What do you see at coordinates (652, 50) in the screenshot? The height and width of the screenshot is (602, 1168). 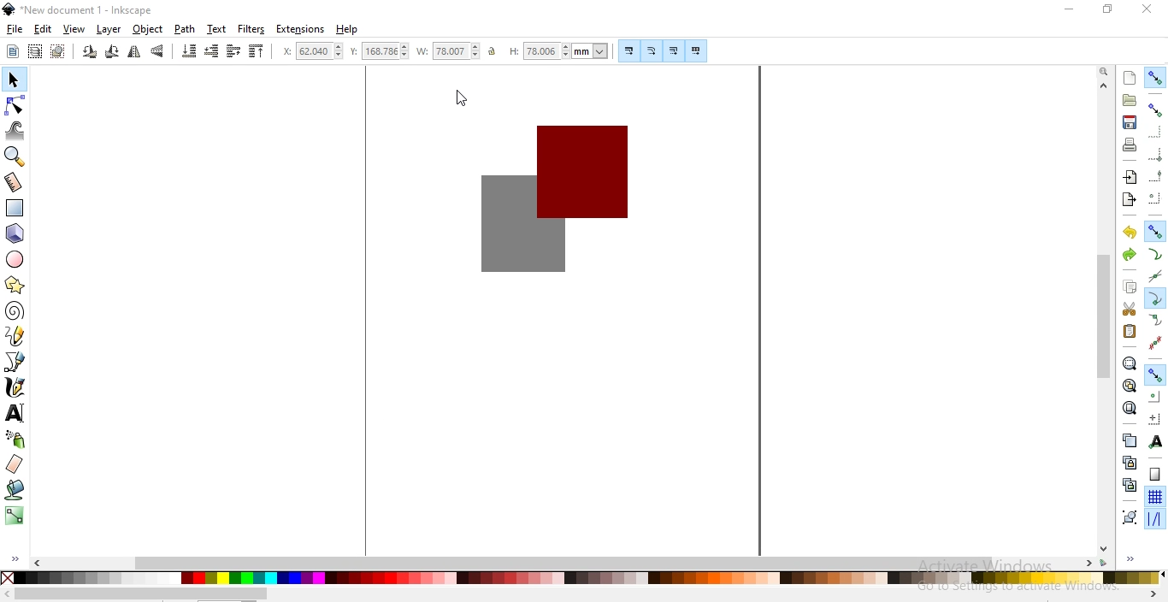 I see `scale radii of rounded corners` at bounding box center [652, 50].